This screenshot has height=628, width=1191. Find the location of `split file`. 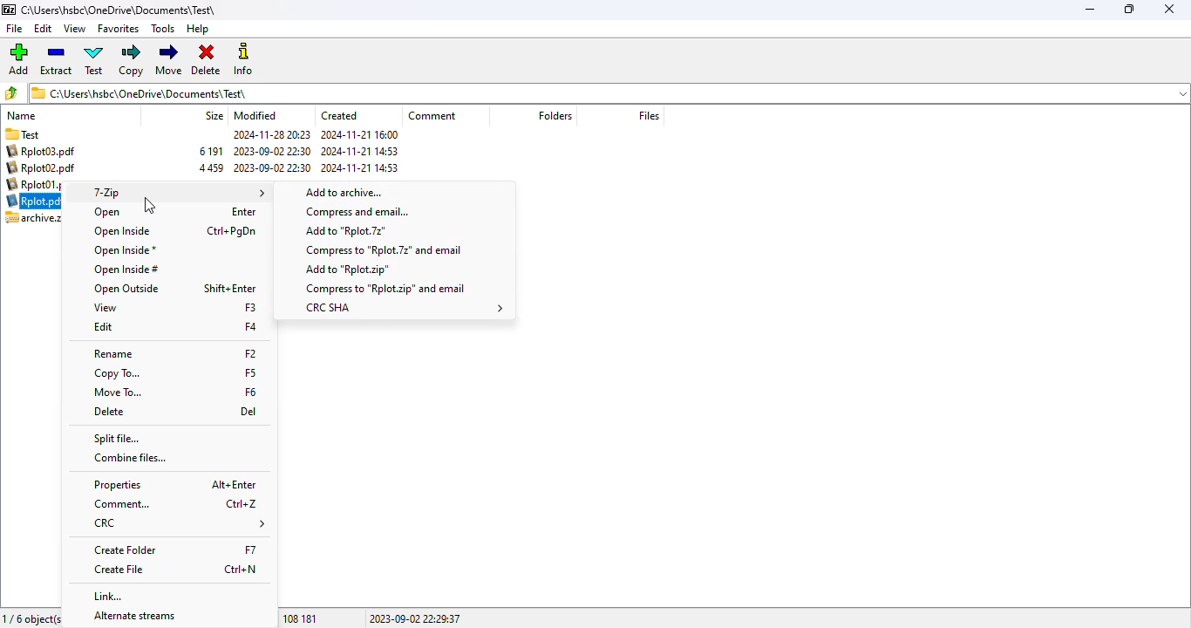

split file is located at coordinates (117, 439).